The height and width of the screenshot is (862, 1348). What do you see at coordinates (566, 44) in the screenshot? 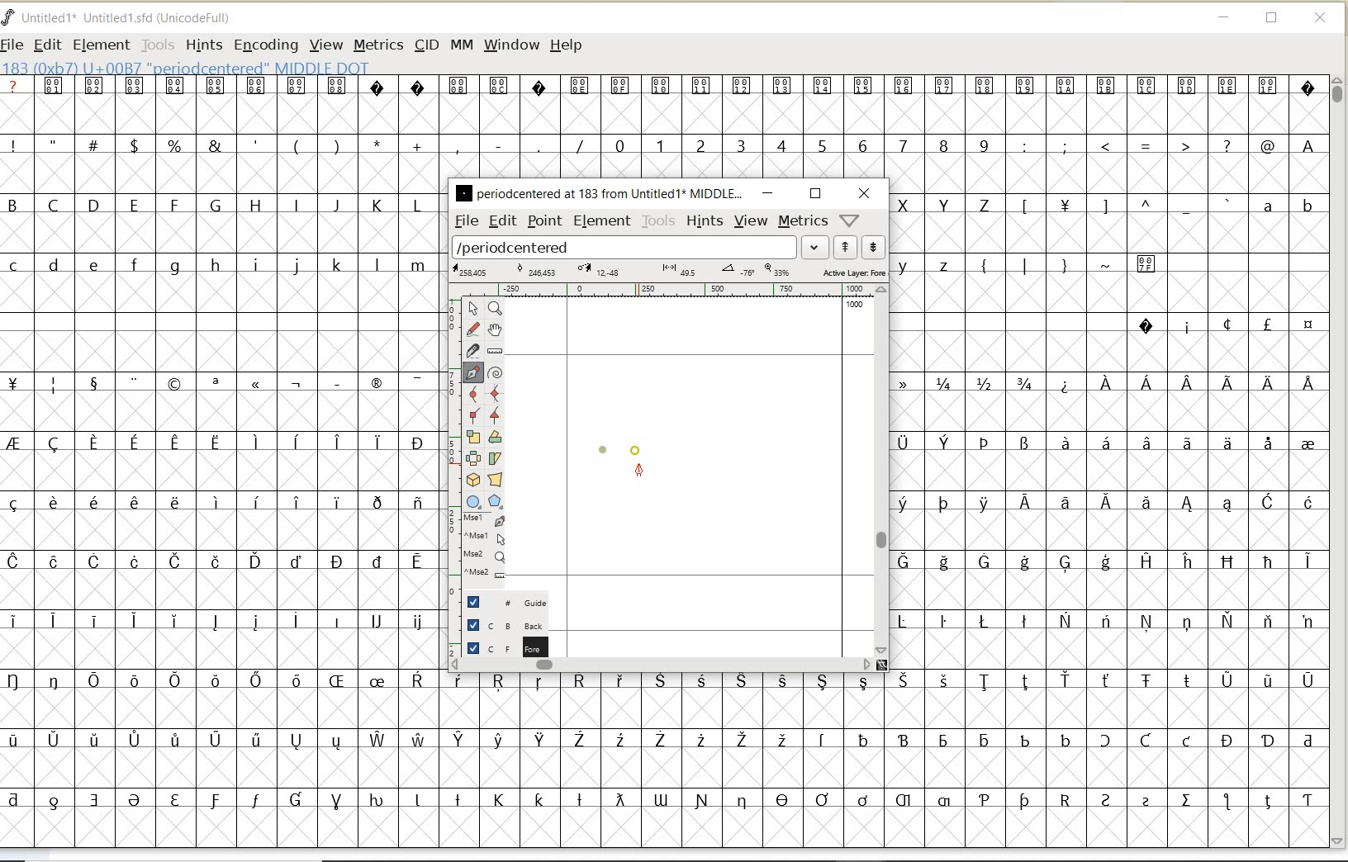
I see `HELP` at bounding box center [566, 44].